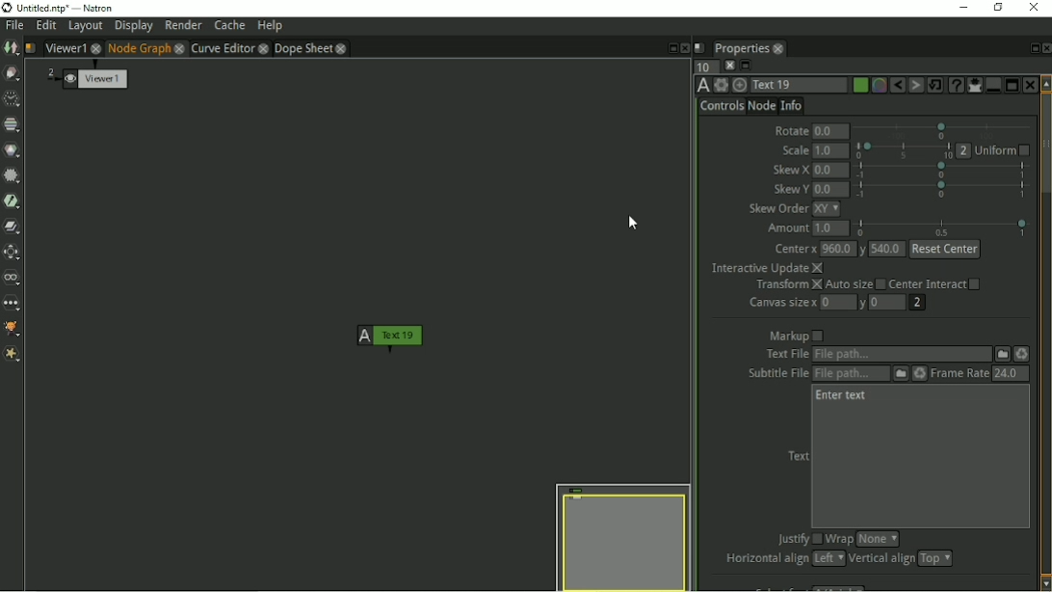  Describe the element at coordinates (94, 78) in the screenshot. I see `Viewer 1` at that location.